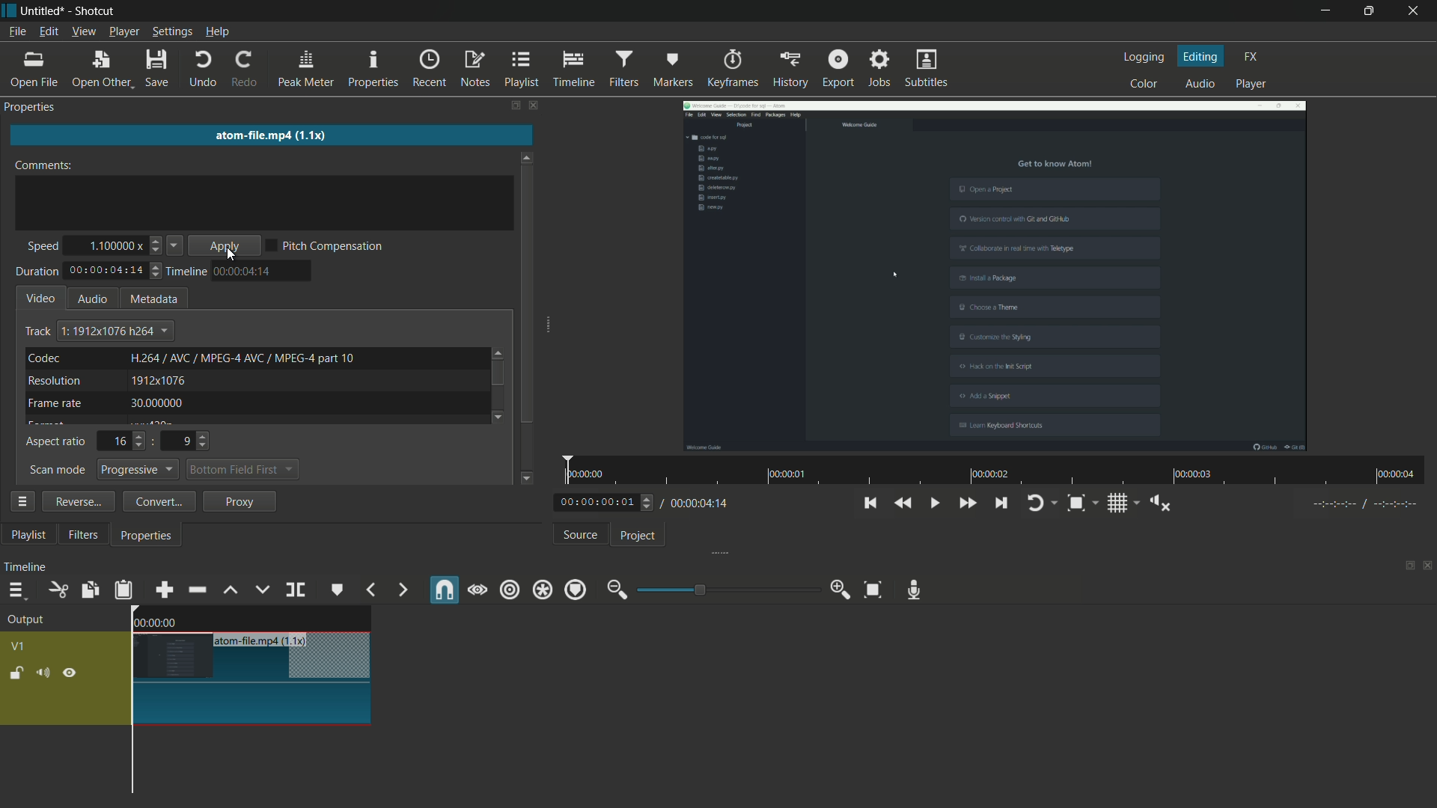 Image resolution: width=1437 pixels, height=808 pixels. Describe the element at coordinates (35, 272) in the screenshot. I see `duration` at that location.